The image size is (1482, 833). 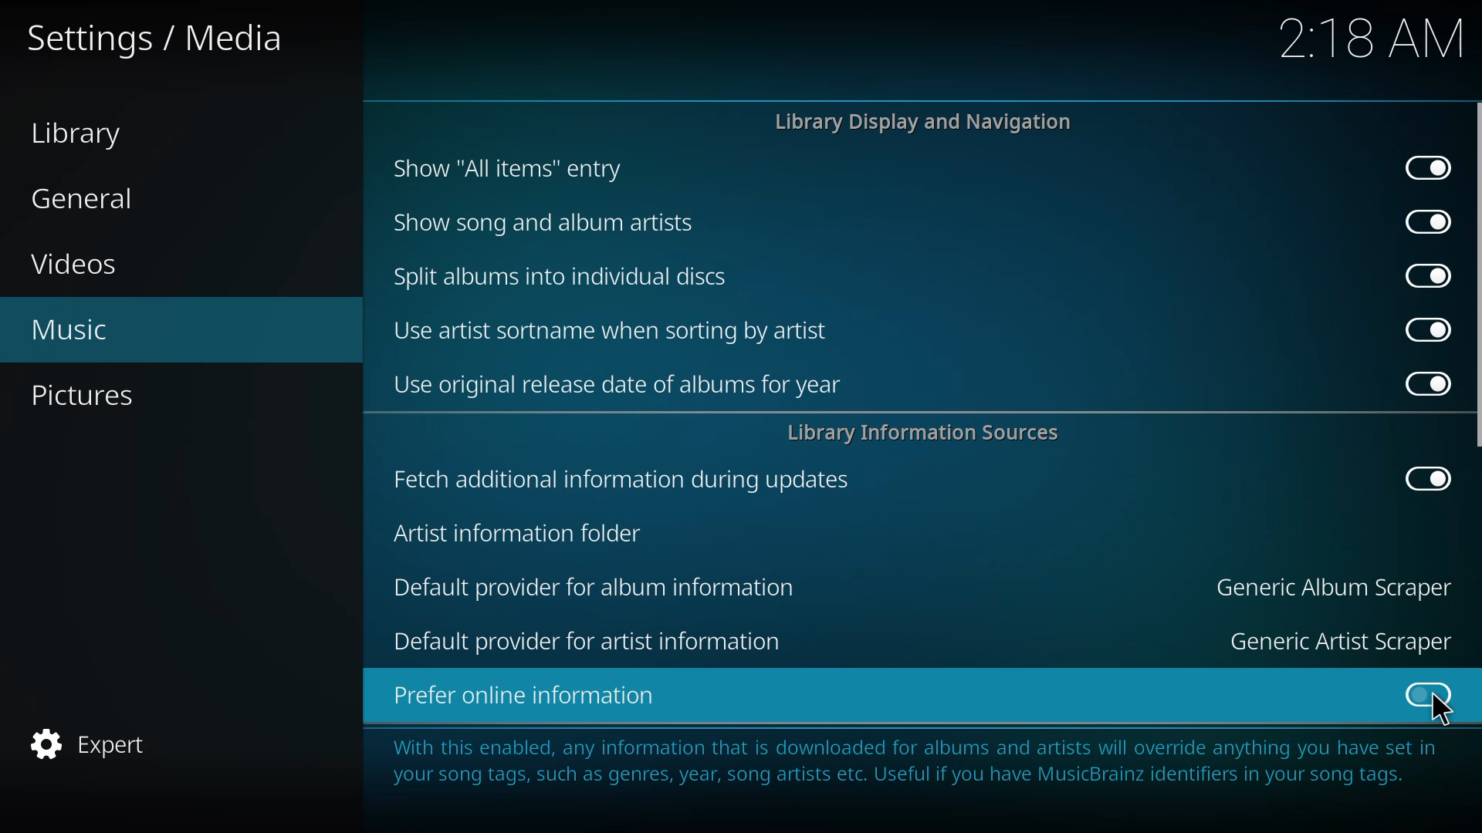 What do you see at coordinates (1371, 39) in the screenshot?
I see `time` at bounding box center [1371, 39].